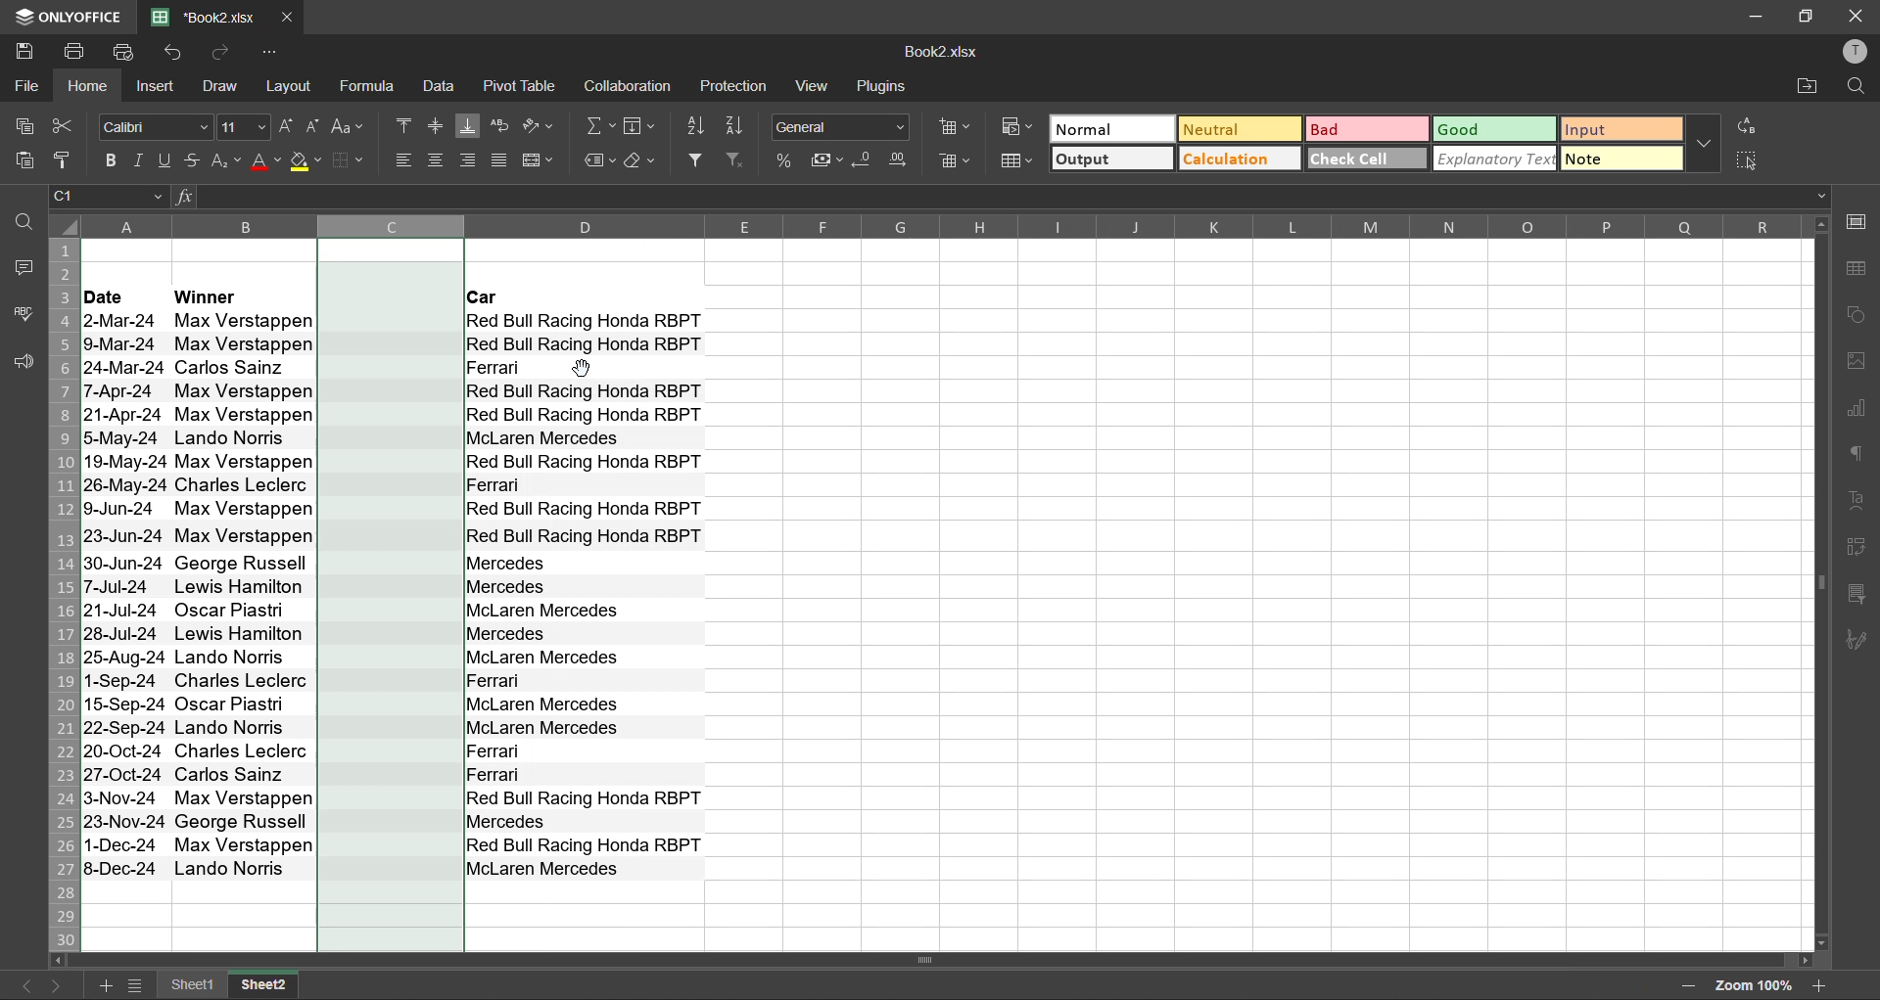 This screenshot has width=1880, height=1000. Describe the element at coordinates (1238, 160) in the screenshot. I see `calculation` at that location.